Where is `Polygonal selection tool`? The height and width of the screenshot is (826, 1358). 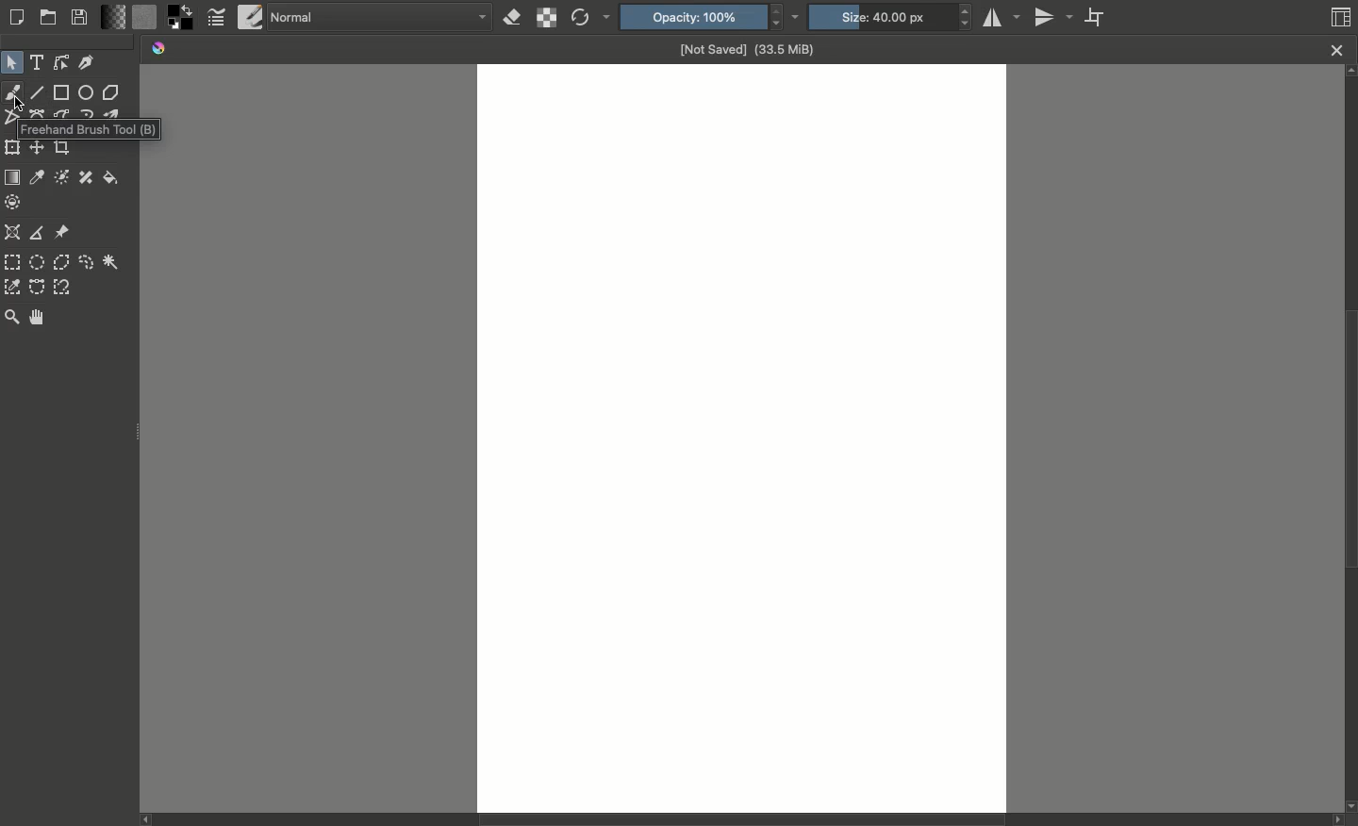 Polygonal selection tool is located at coordinates (61, 262).